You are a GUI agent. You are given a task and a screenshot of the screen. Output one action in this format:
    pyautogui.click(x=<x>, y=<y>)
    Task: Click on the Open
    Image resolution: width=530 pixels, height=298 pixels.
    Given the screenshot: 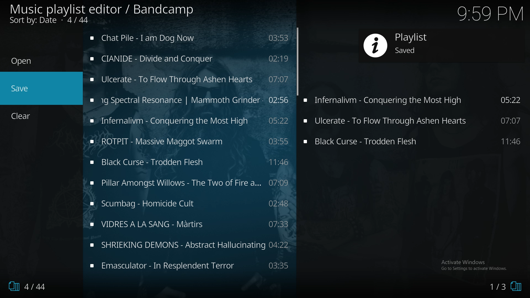 What is the action you would take?
    pyautogui.click(x=22, y=61)
    